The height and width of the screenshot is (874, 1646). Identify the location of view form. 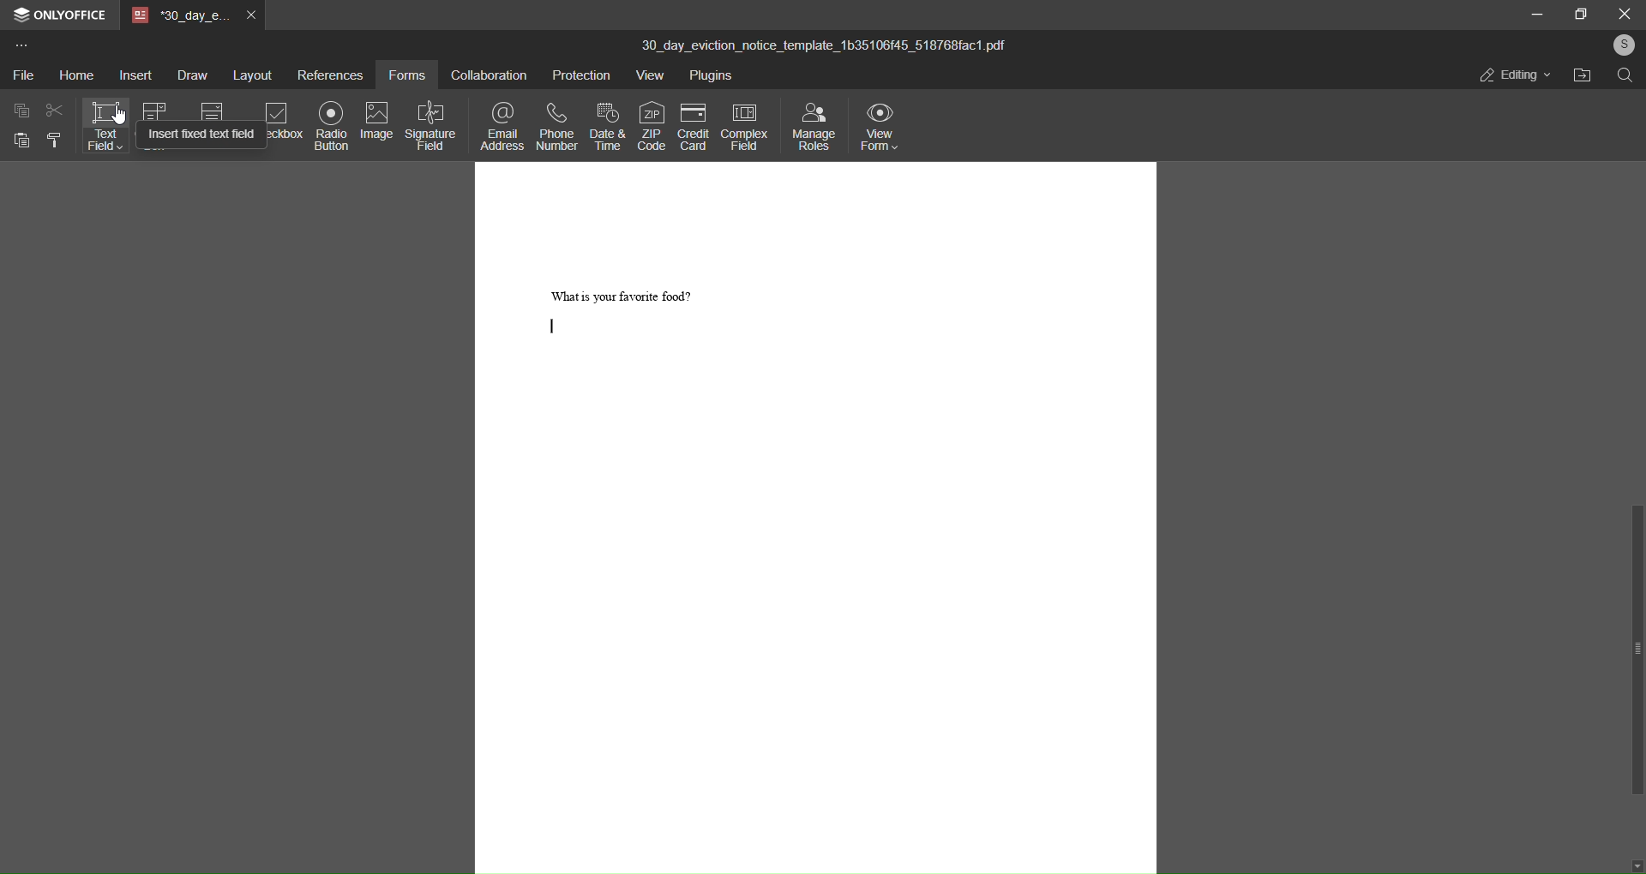
(878, 129).